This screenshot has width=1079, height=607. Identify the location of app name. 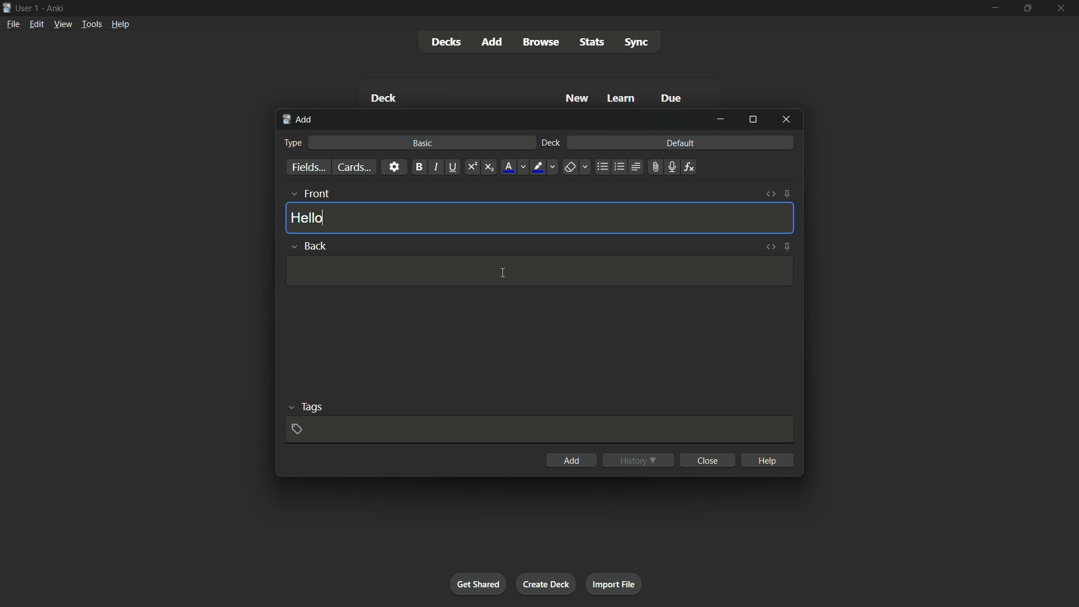
(57, 8).